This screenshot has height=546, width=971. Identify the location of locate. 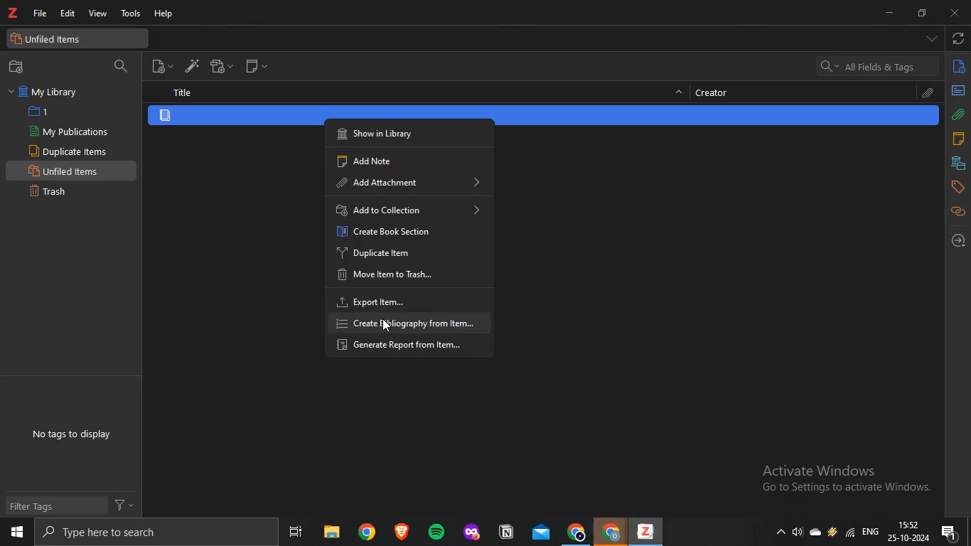
(957, 240).